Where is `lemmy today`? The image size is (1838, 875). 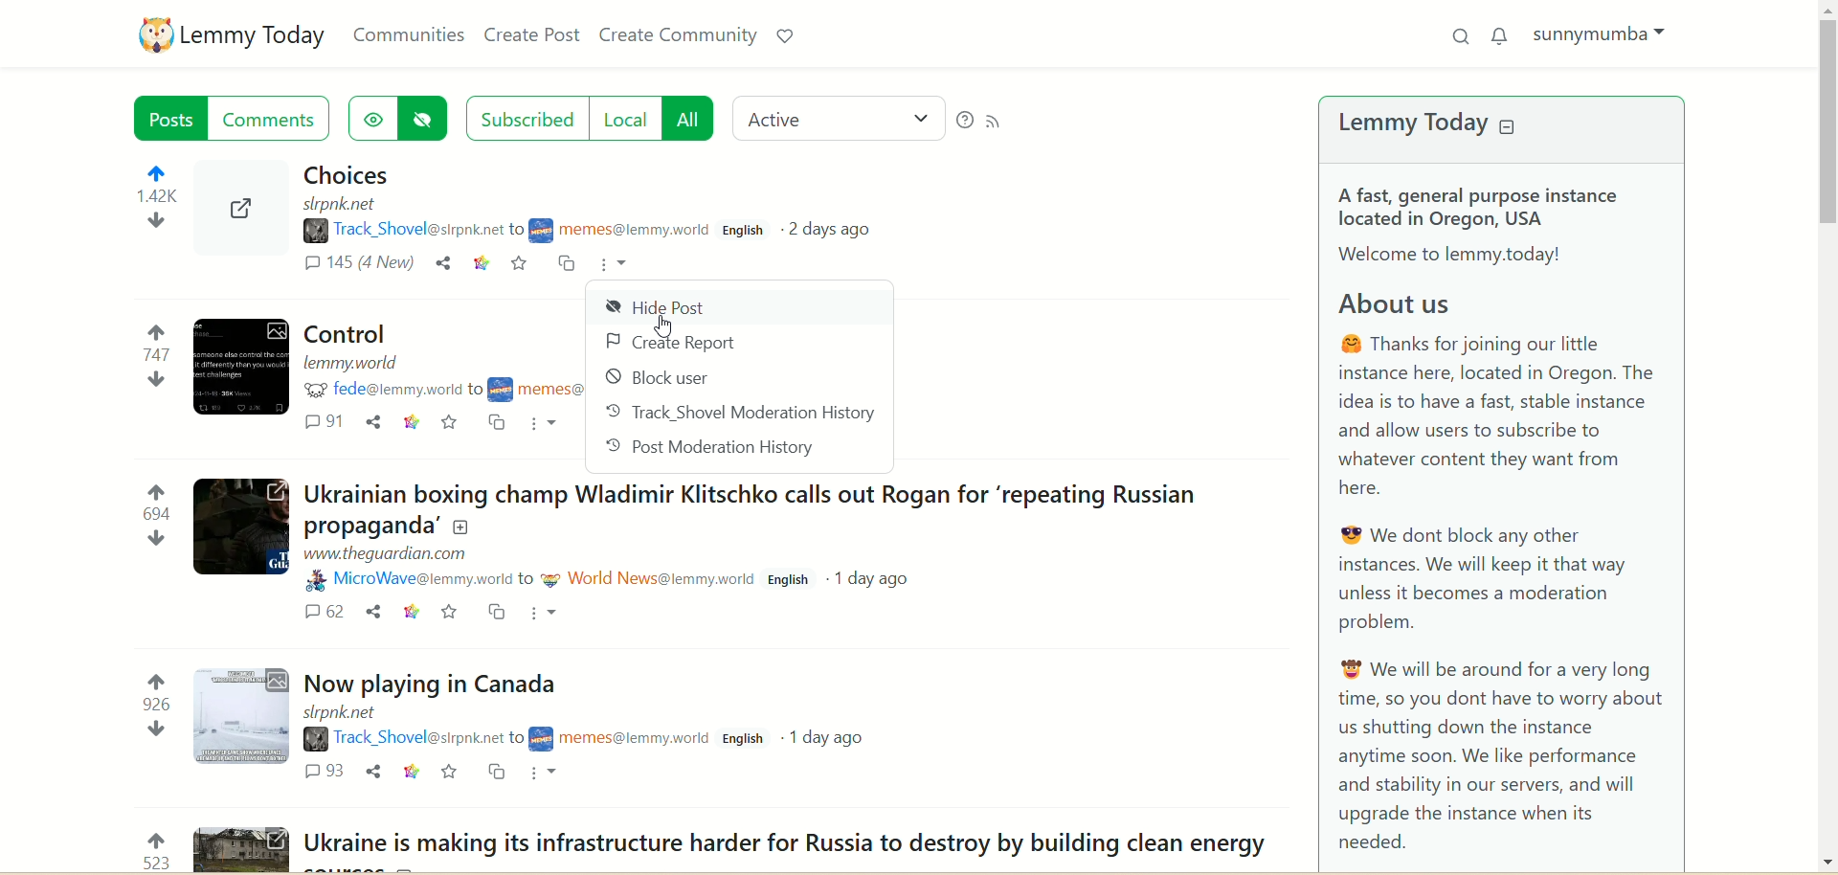 lemmy today is located at coordinates (1446, 126).